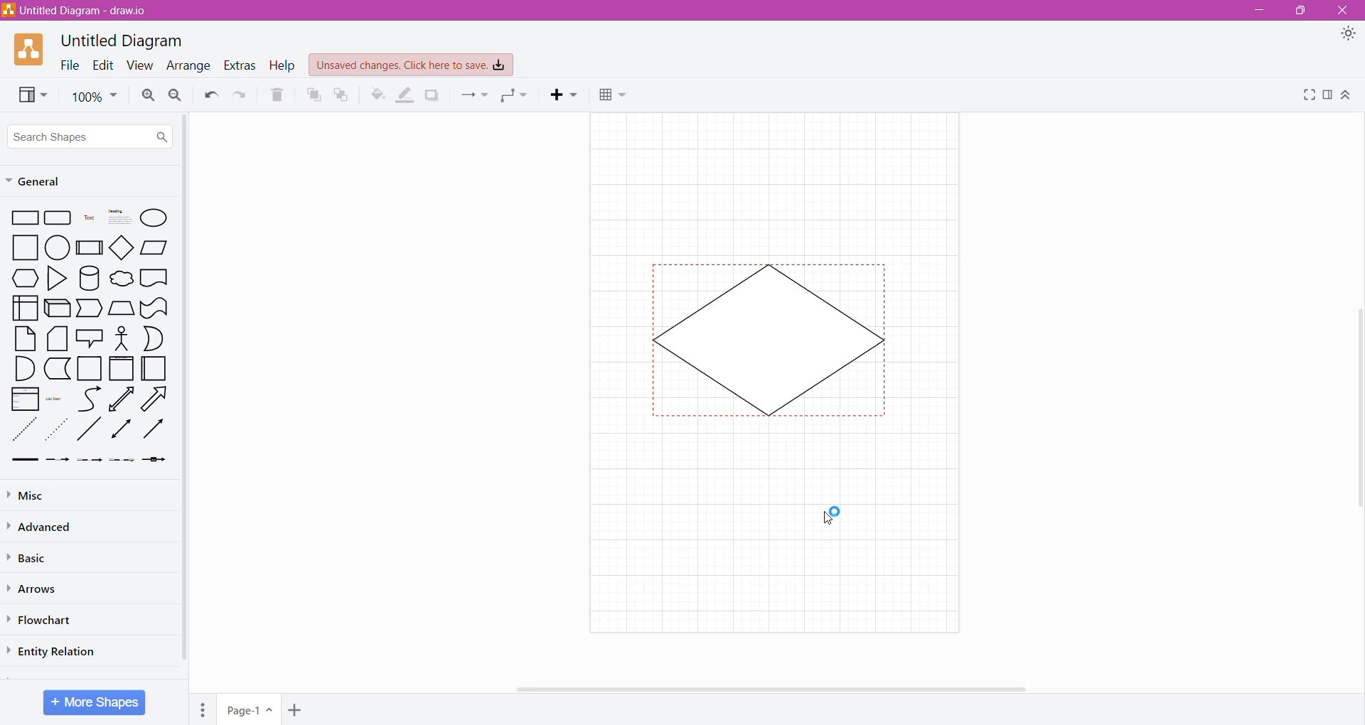  I want to click on Help, so click(283, 66).